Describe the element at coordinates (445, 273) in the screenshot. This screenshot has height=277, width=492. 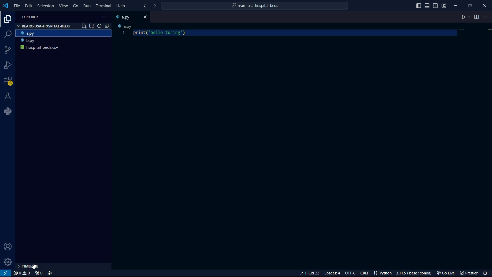
I see `go live extension` at that location.